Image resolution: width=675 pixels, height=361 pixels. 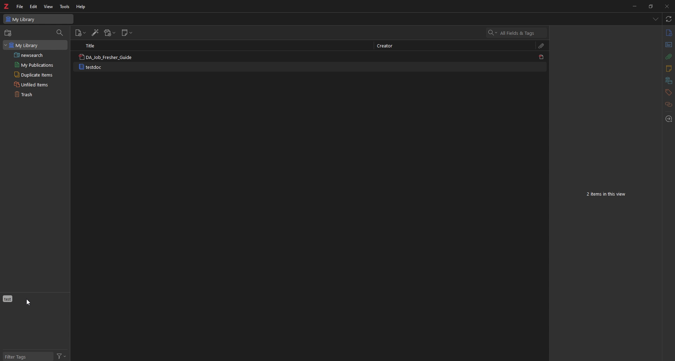 I want to click on locate, so click(x=668, y=119).